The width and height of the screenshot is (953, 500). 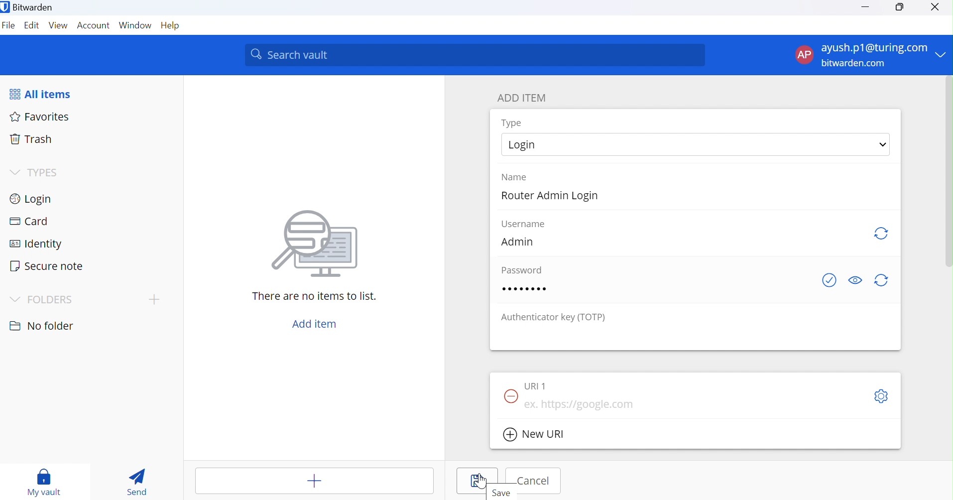 What do you see at coordinates (524, 288) in the screenshot?
I see `Password` at bounding box center [524, 288].